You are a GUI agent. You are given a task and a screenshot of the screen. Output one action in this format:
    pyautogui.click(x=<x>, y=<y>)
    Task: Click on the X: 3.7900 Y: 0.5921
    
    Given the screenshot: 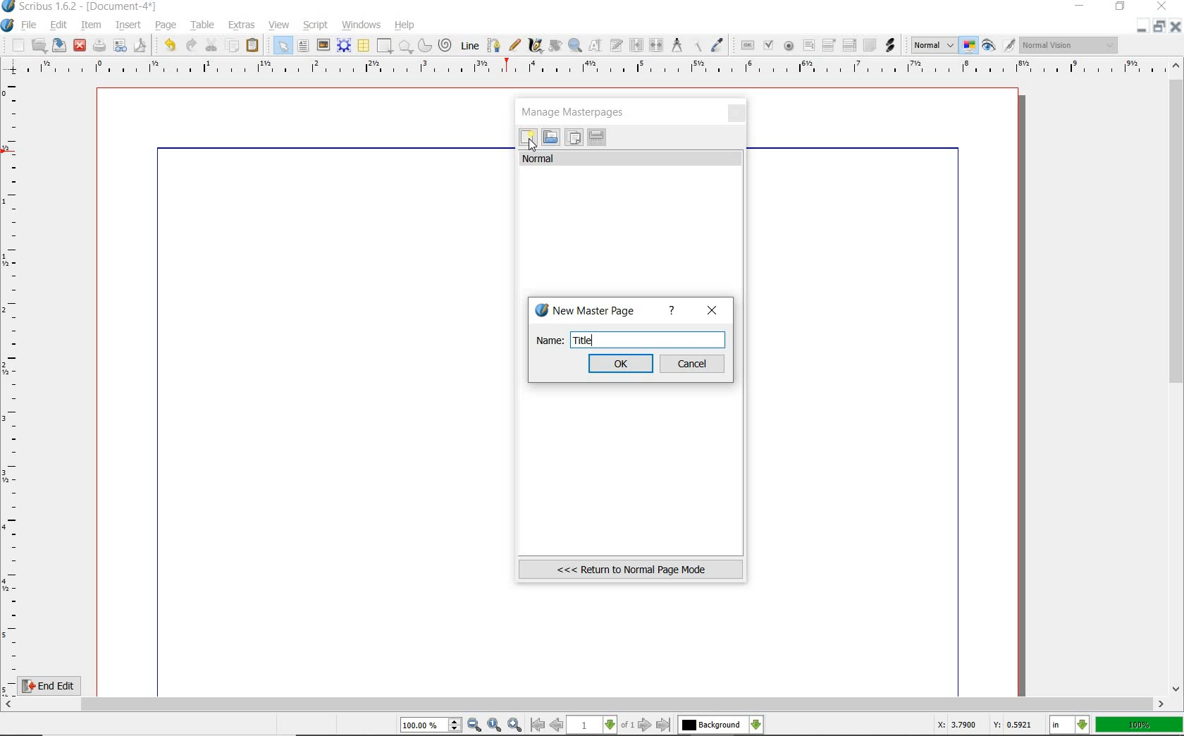 What is the action you would take?
    pyautogui.click(x=986, y=725)
    